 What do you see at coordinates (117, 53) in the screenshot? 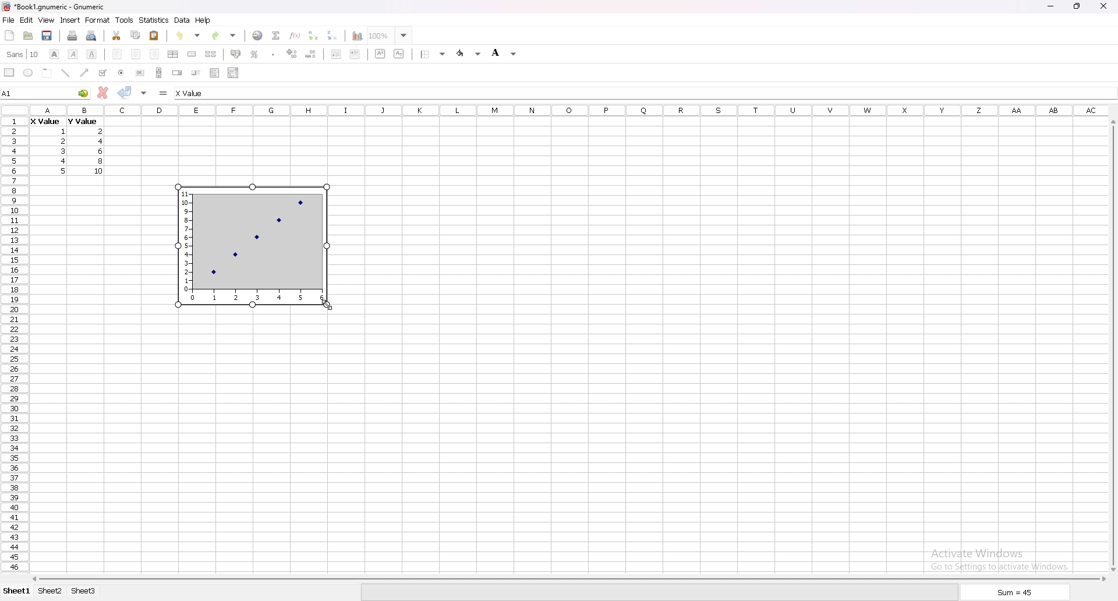
I see `left align` at bounding box center [117, 53].